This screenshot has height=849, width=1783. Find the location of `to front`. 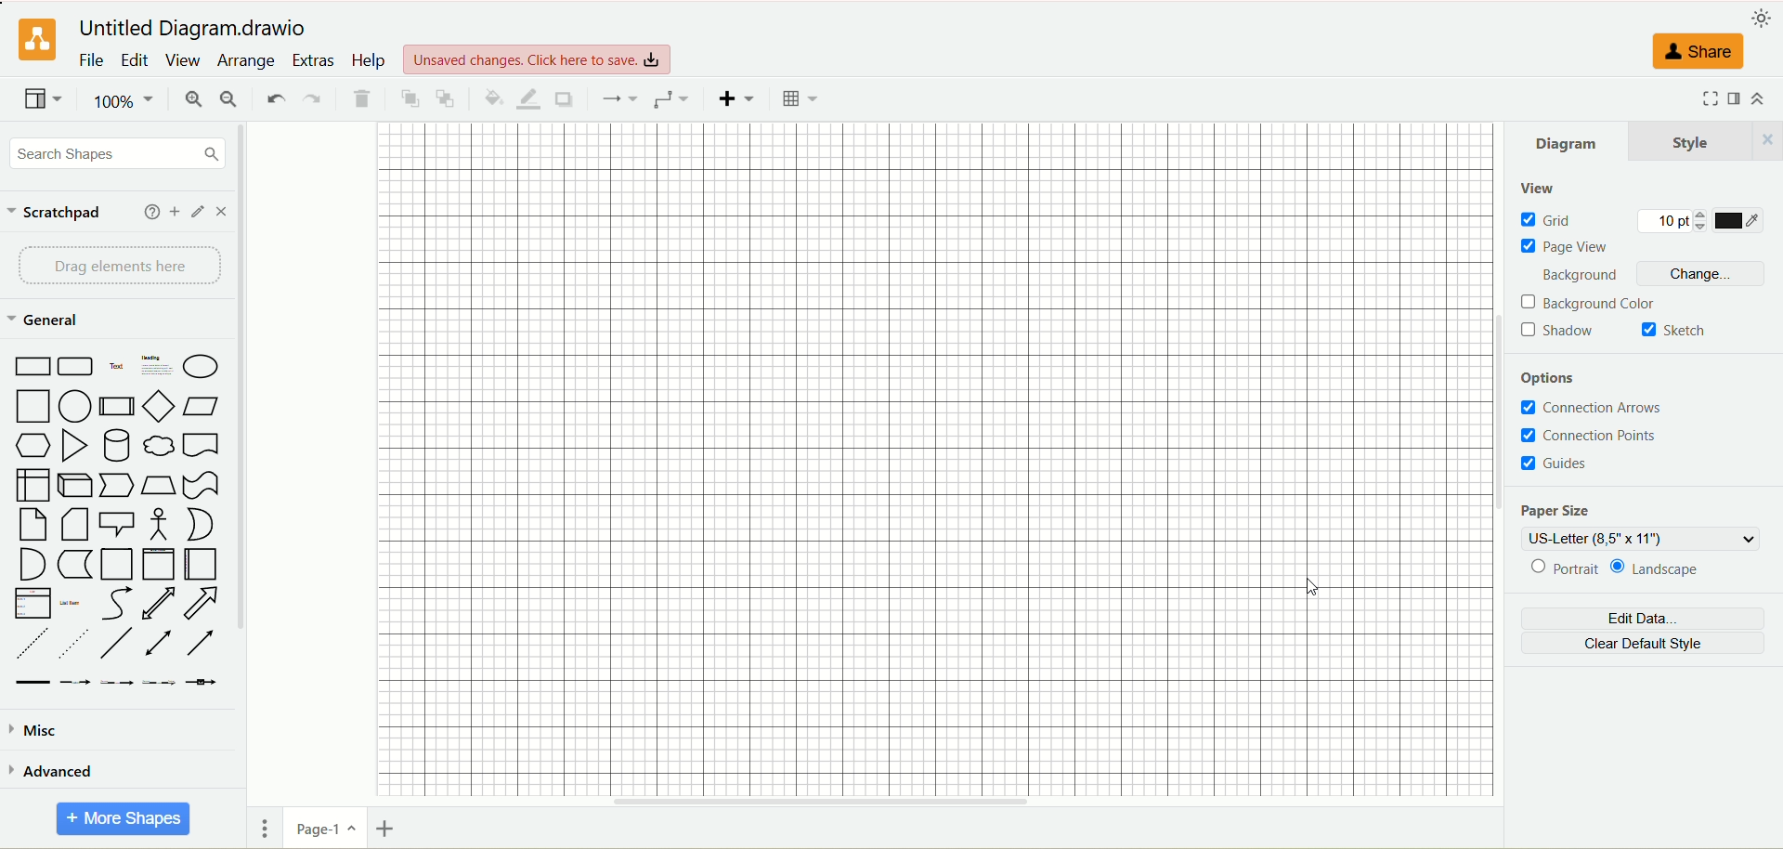

to front is located at coordinates (409, 98).